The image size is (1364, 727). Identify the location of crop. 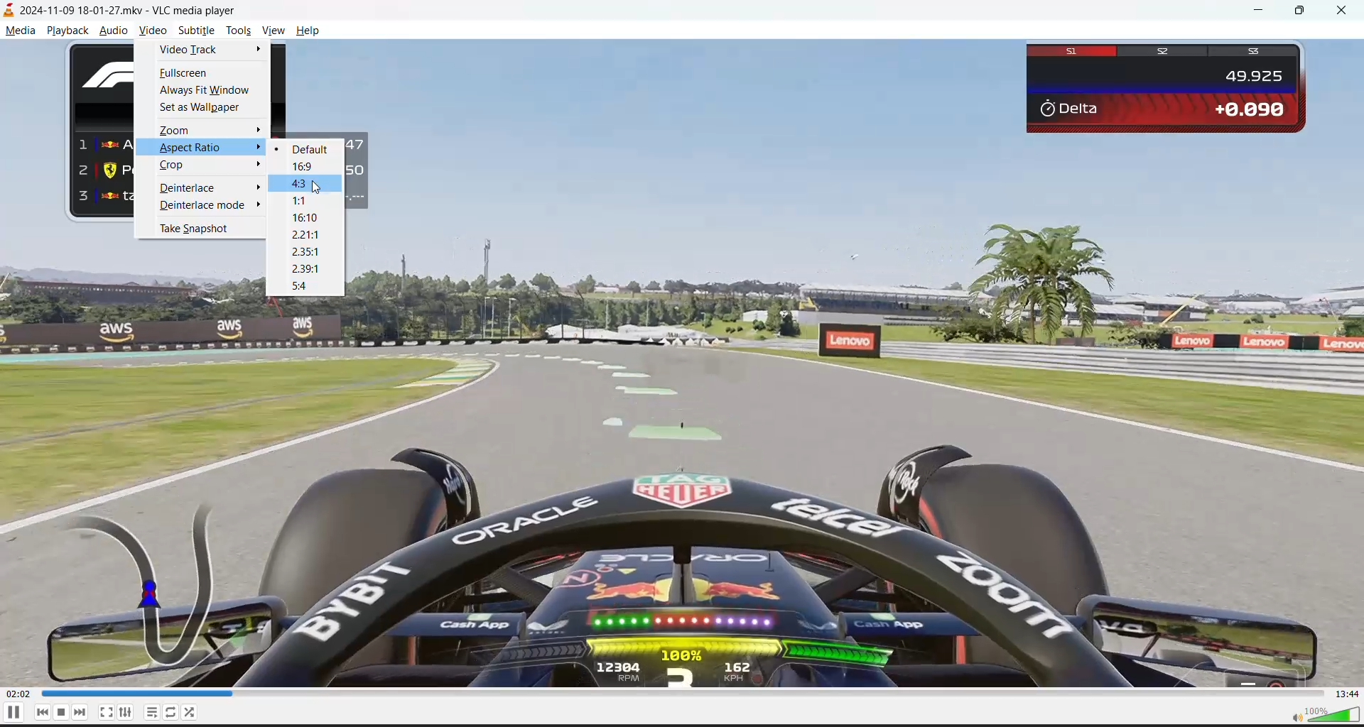
(178, 165).